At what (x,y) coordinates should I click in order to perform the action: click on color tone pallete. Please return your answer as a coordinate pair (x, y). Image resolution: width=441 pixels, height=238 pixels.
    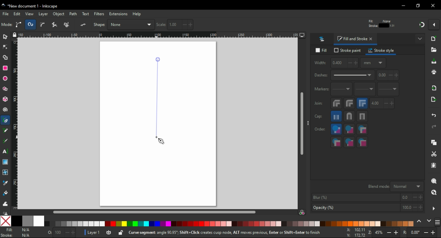
    Looking at the image, I should click on (139, 224).